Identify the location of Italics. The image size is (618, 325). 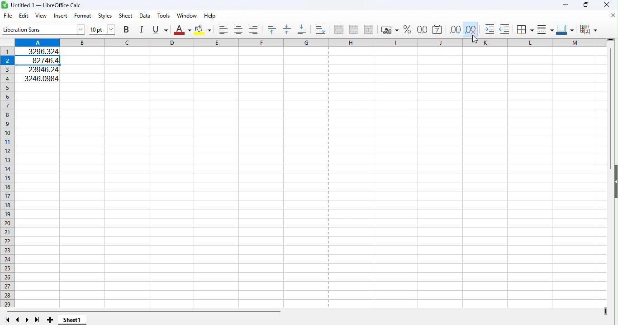
(141, 31).